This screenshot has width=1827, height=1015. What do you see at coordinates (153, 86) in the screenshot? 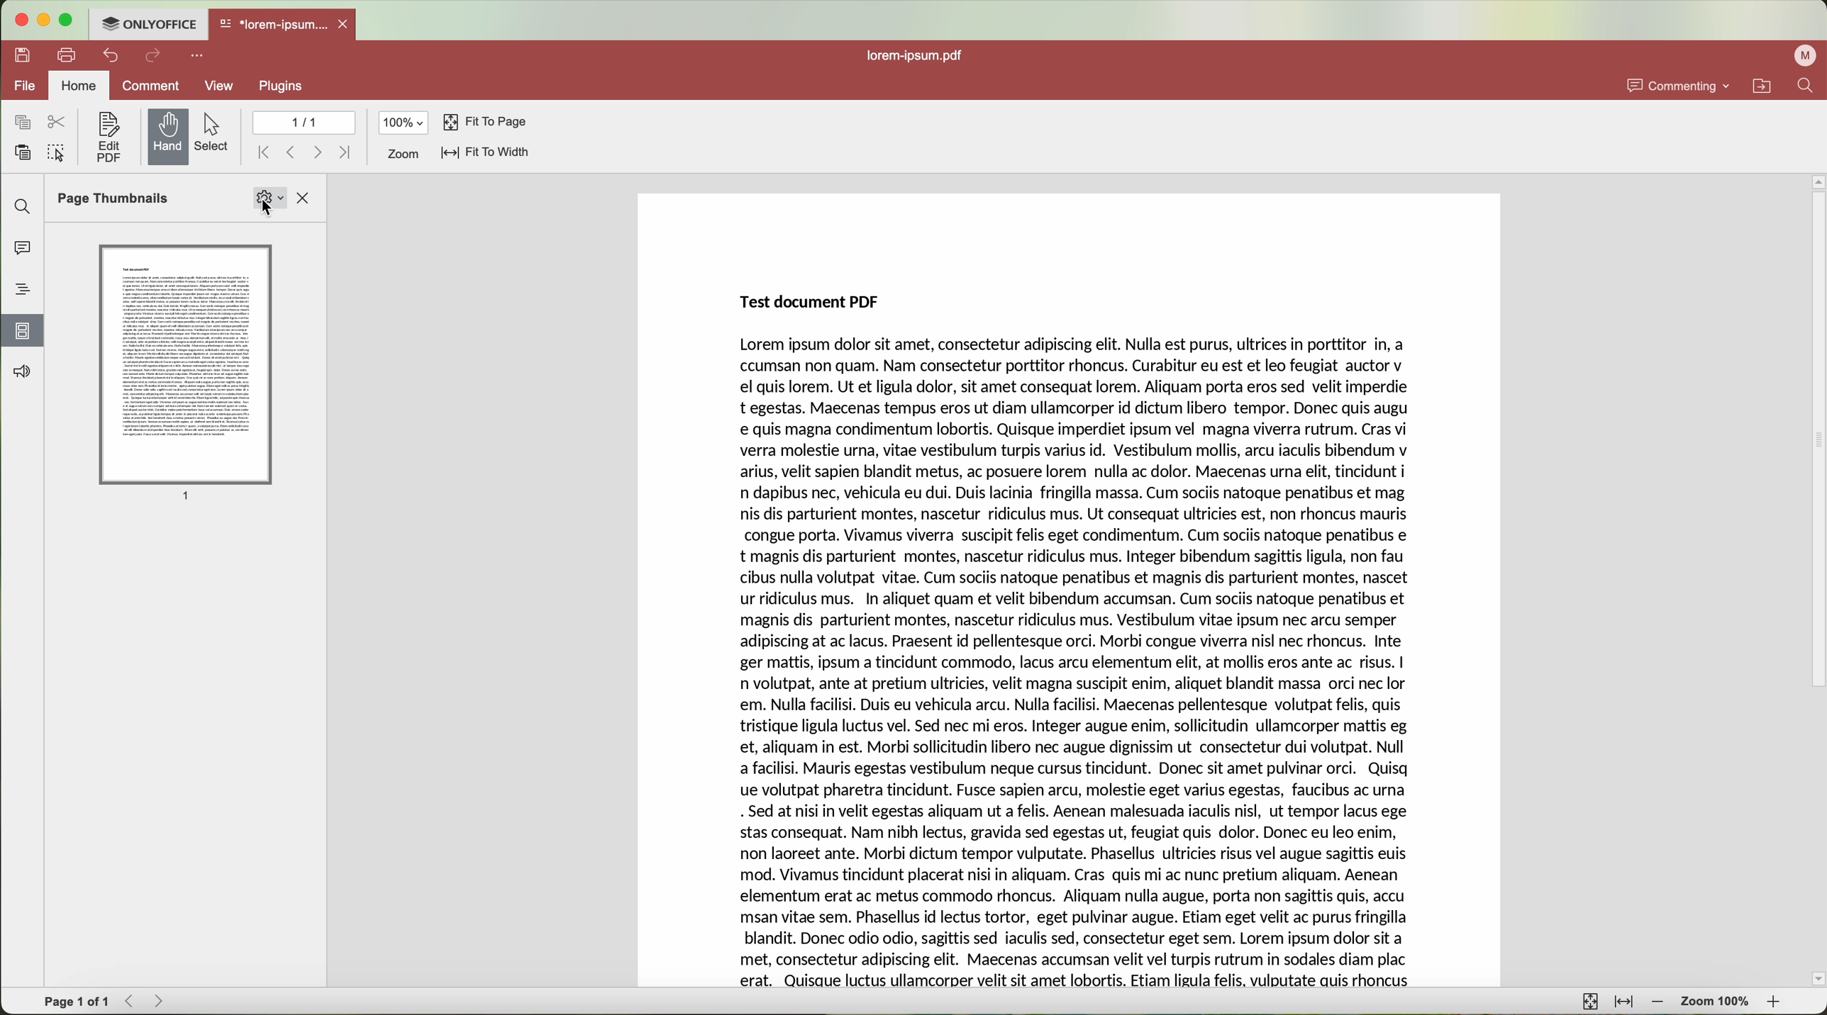
I see `comment` at bounding box center [153, 86].